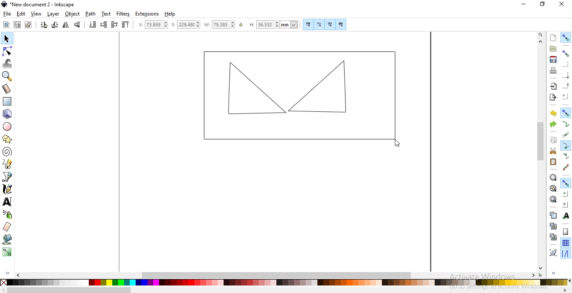  I want to click on snap to grids, so click(566, 243).